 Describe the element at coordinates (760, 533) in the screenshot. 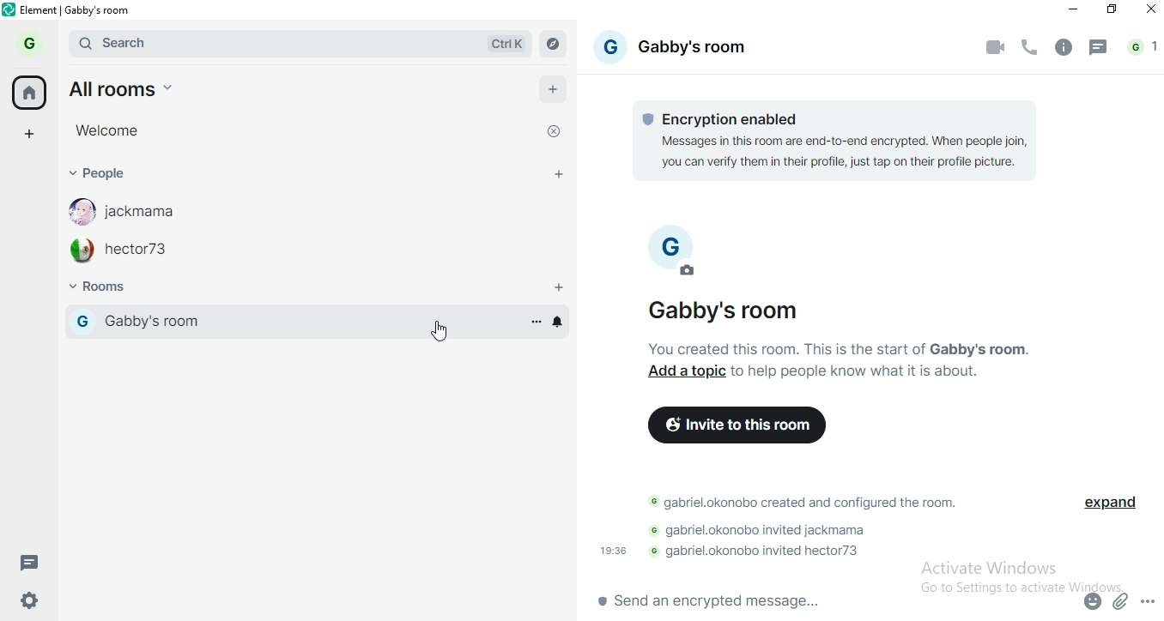

I see `text 4` at that location.